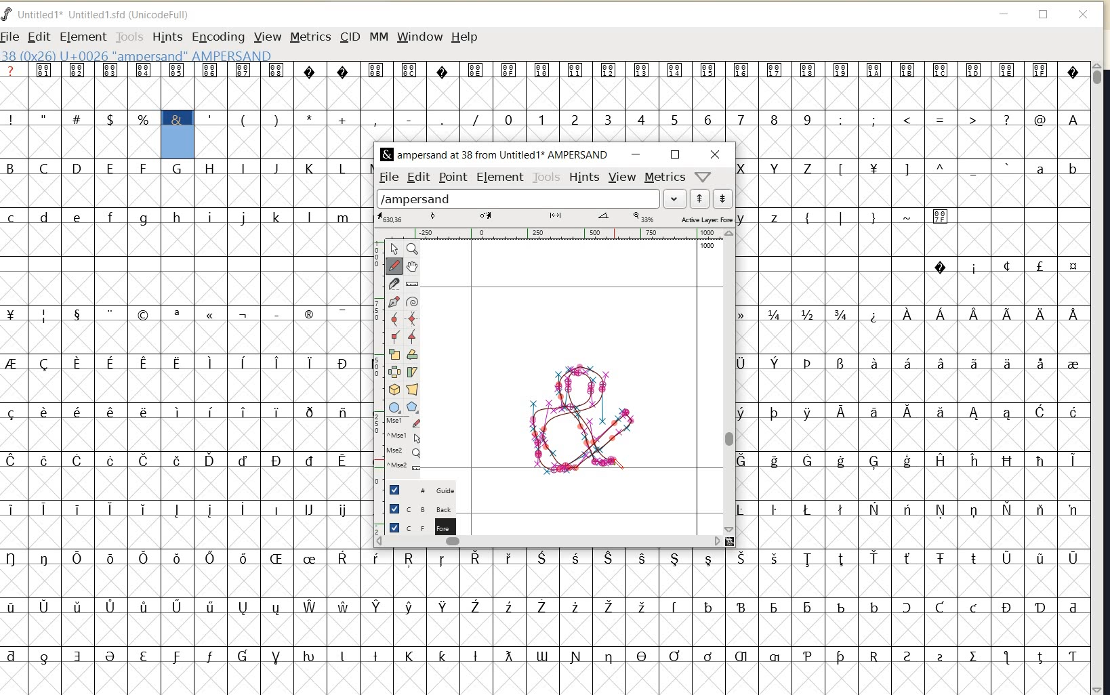  What do you see at coordinates (642, 102) in the screenshot?
I see `glyph characters & numbers` at bounding box center [642, 102].